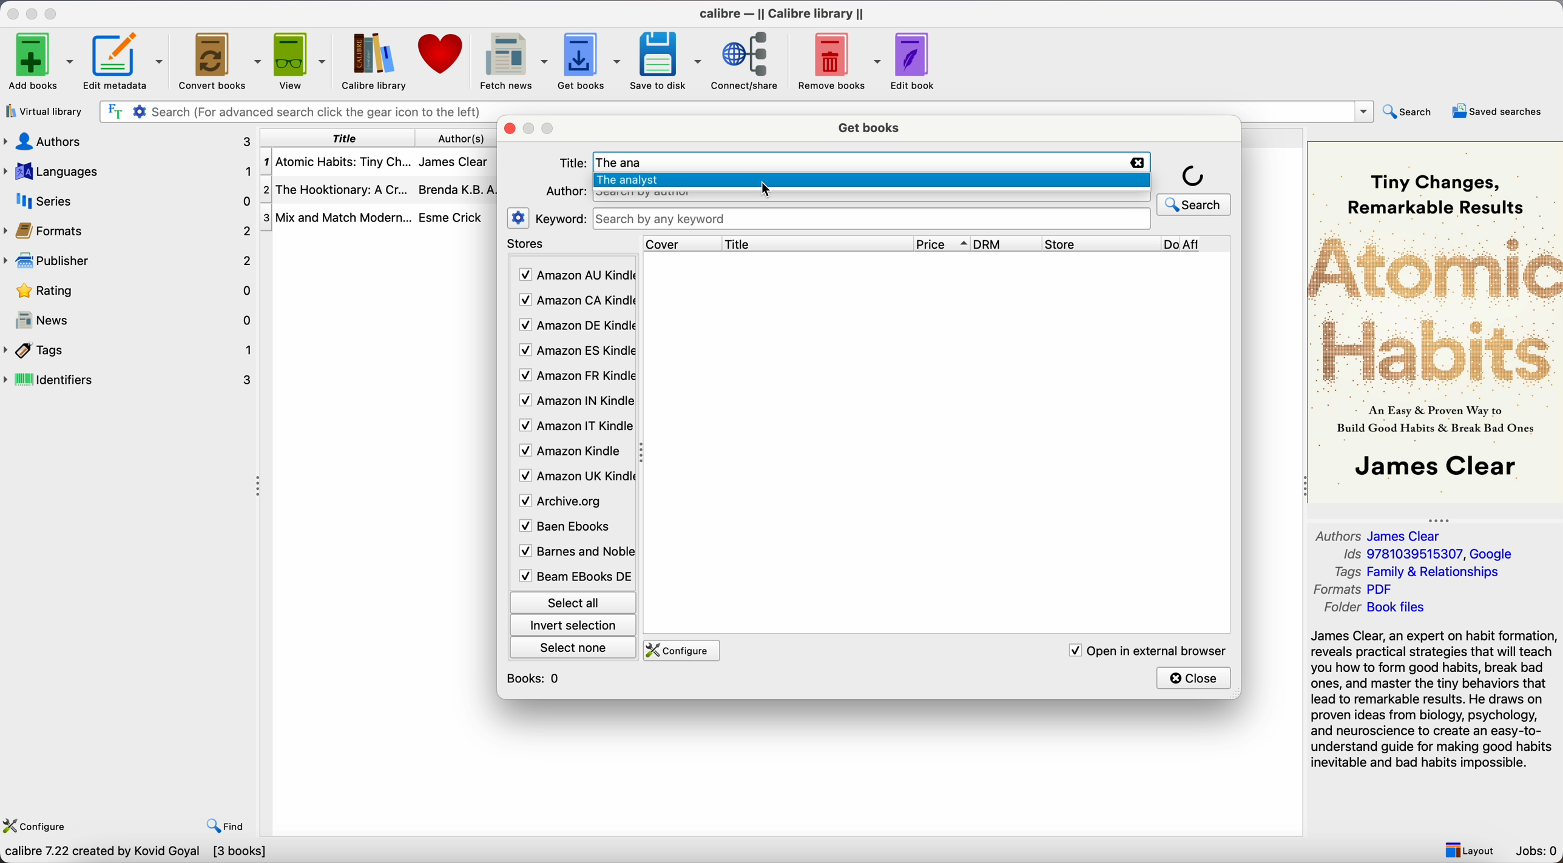 This screenshot has width=1563, height=863. What do you see at coordinates (732, 109) in the screenshot?
I see `search bar` at bounding box center [732, 109].